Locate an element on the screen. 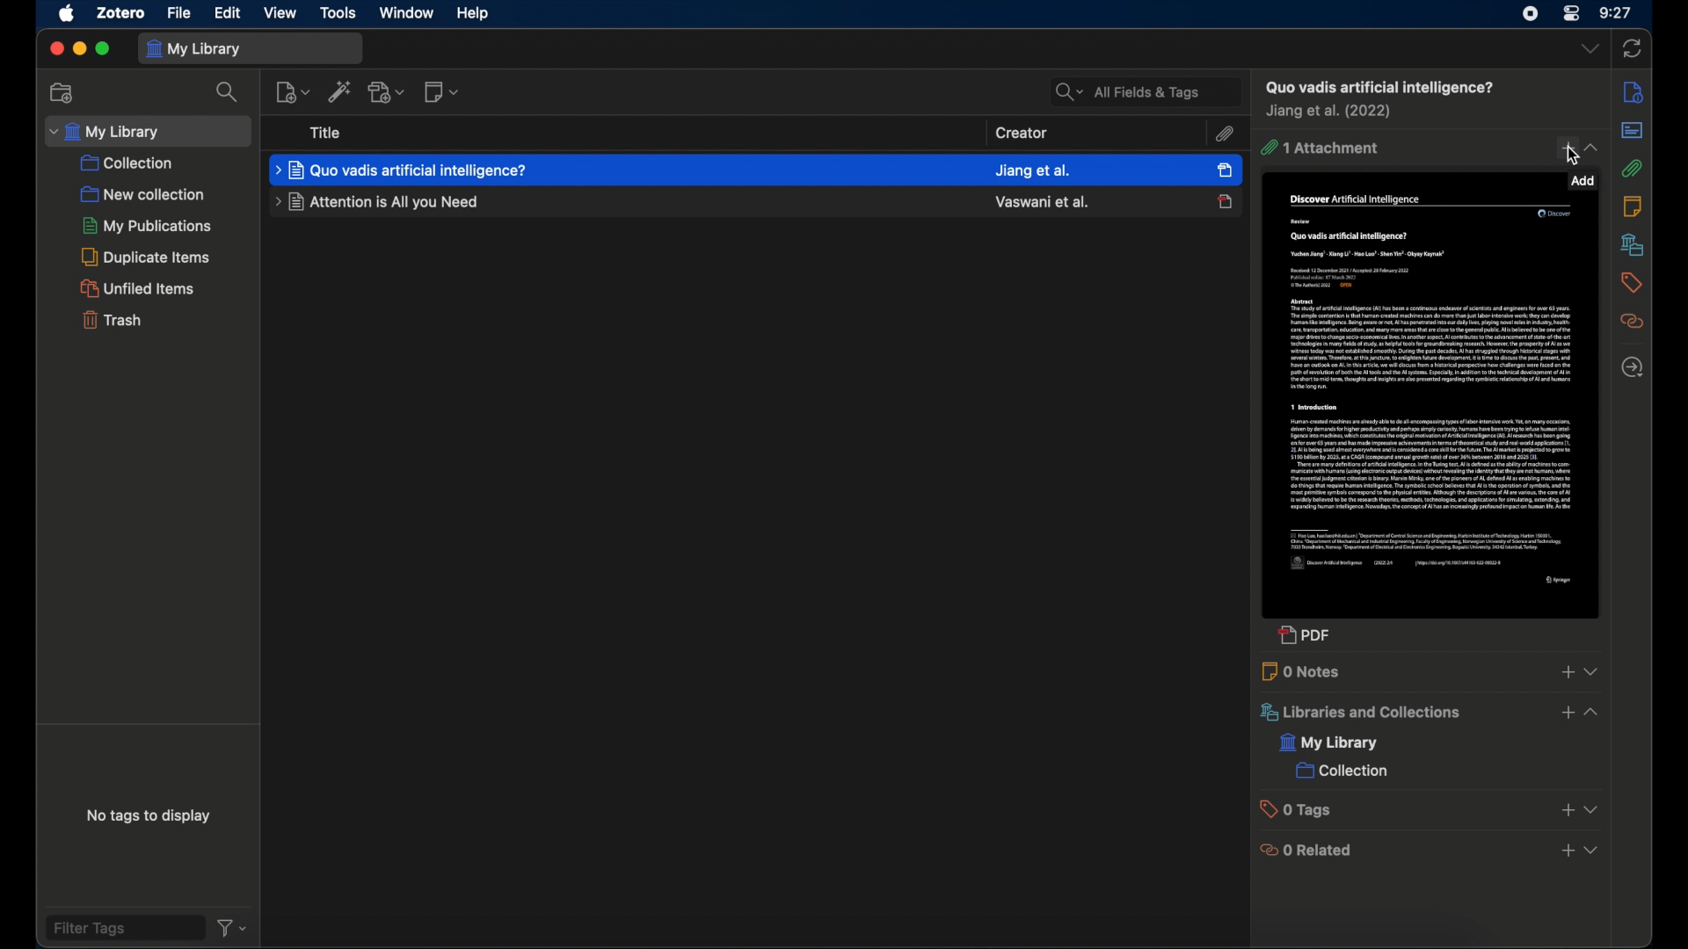 The image size is (1688, 949). creator is located at coordinates (1023, 133).